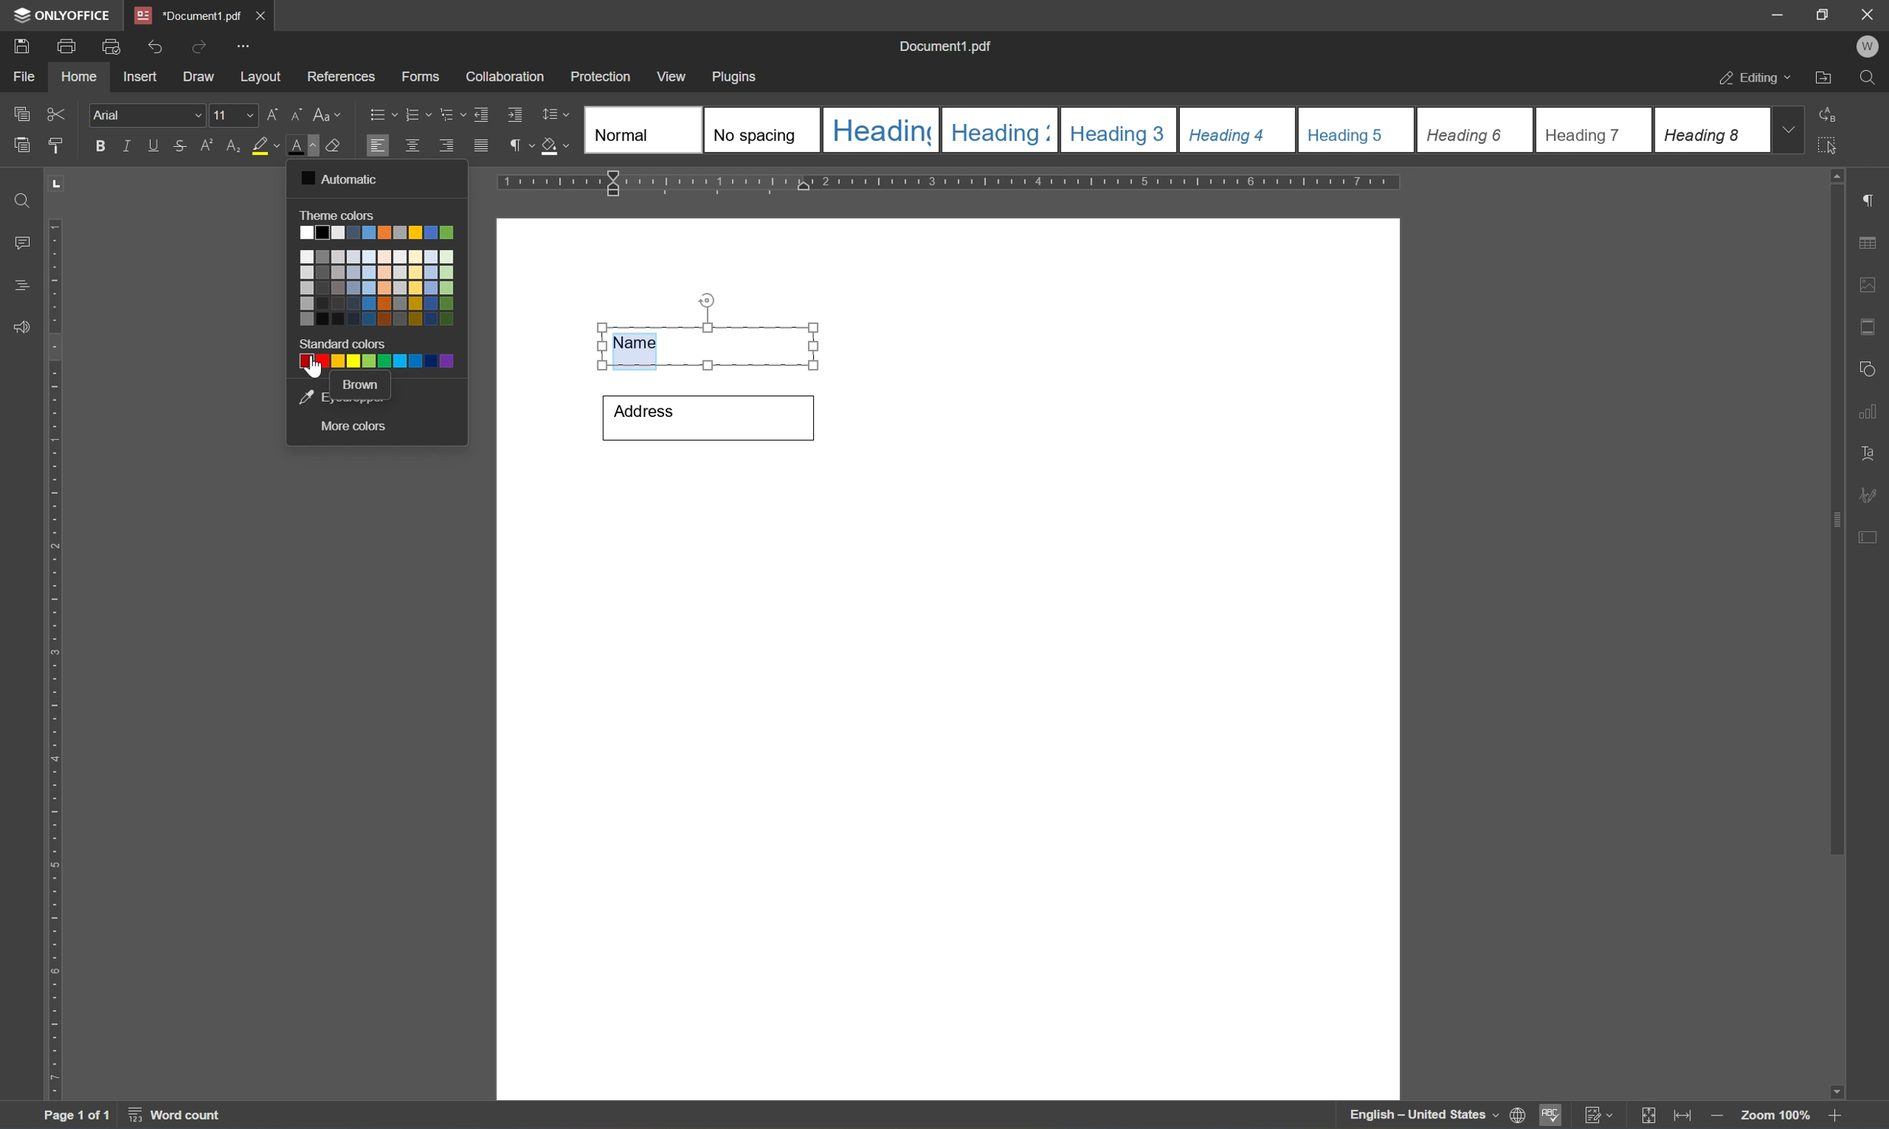 This screenshot has height=1129, width=1889. I want to click on clear style, so click(342, 147).